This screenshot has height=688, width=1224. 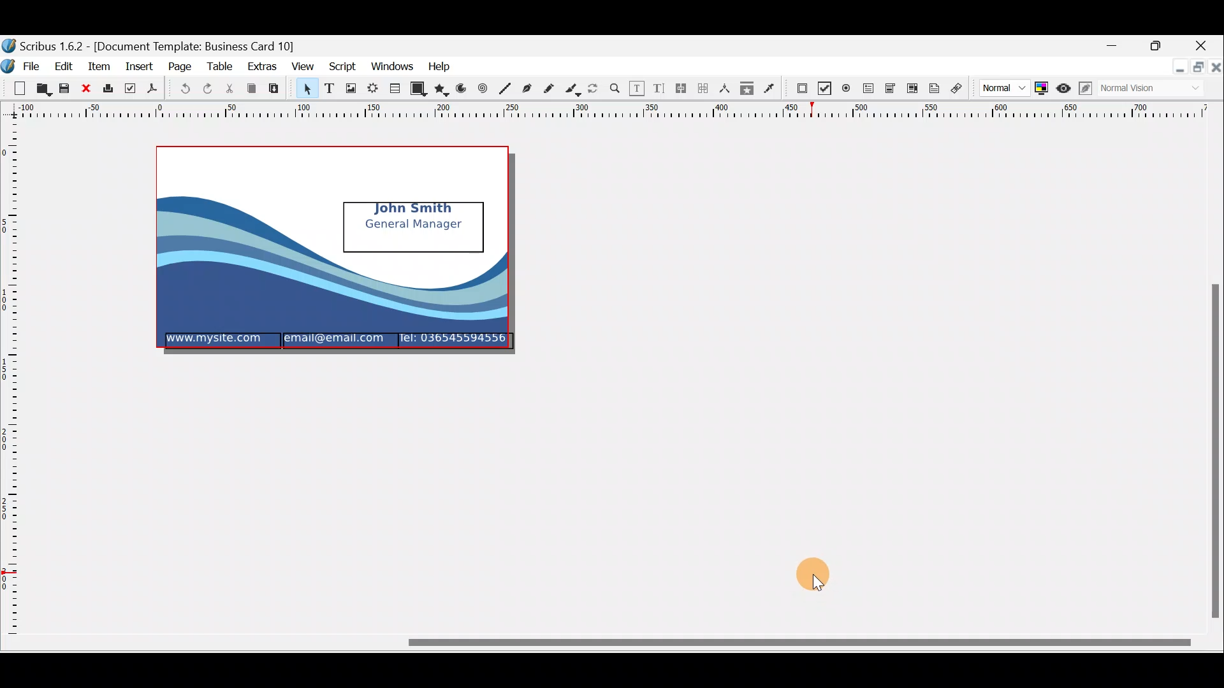 I want to click on Print, so click(x=108, y=90).